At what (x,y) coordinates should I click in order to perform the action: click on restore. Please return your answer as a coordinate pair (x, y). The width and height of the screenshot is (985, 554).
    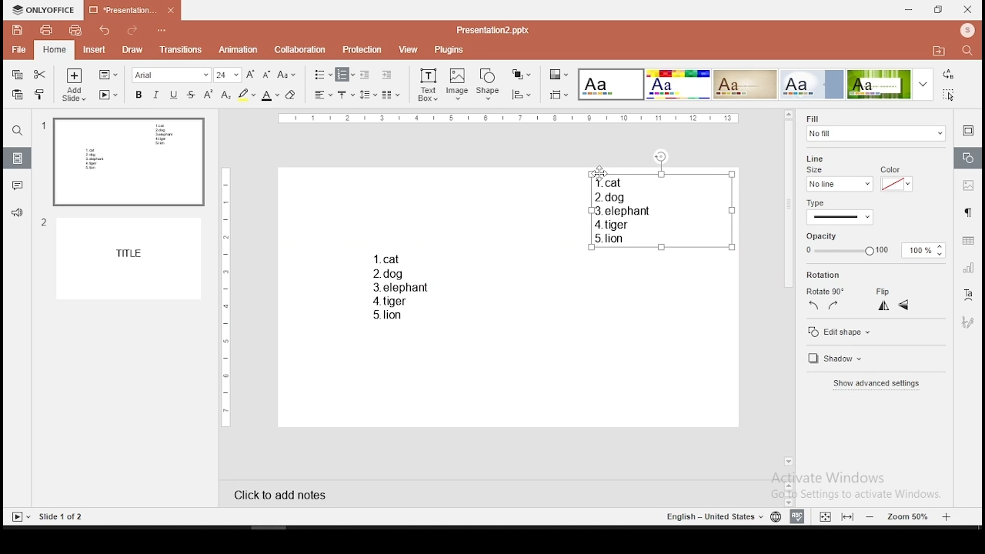
    Looking at the image, I should click on (939, 10).